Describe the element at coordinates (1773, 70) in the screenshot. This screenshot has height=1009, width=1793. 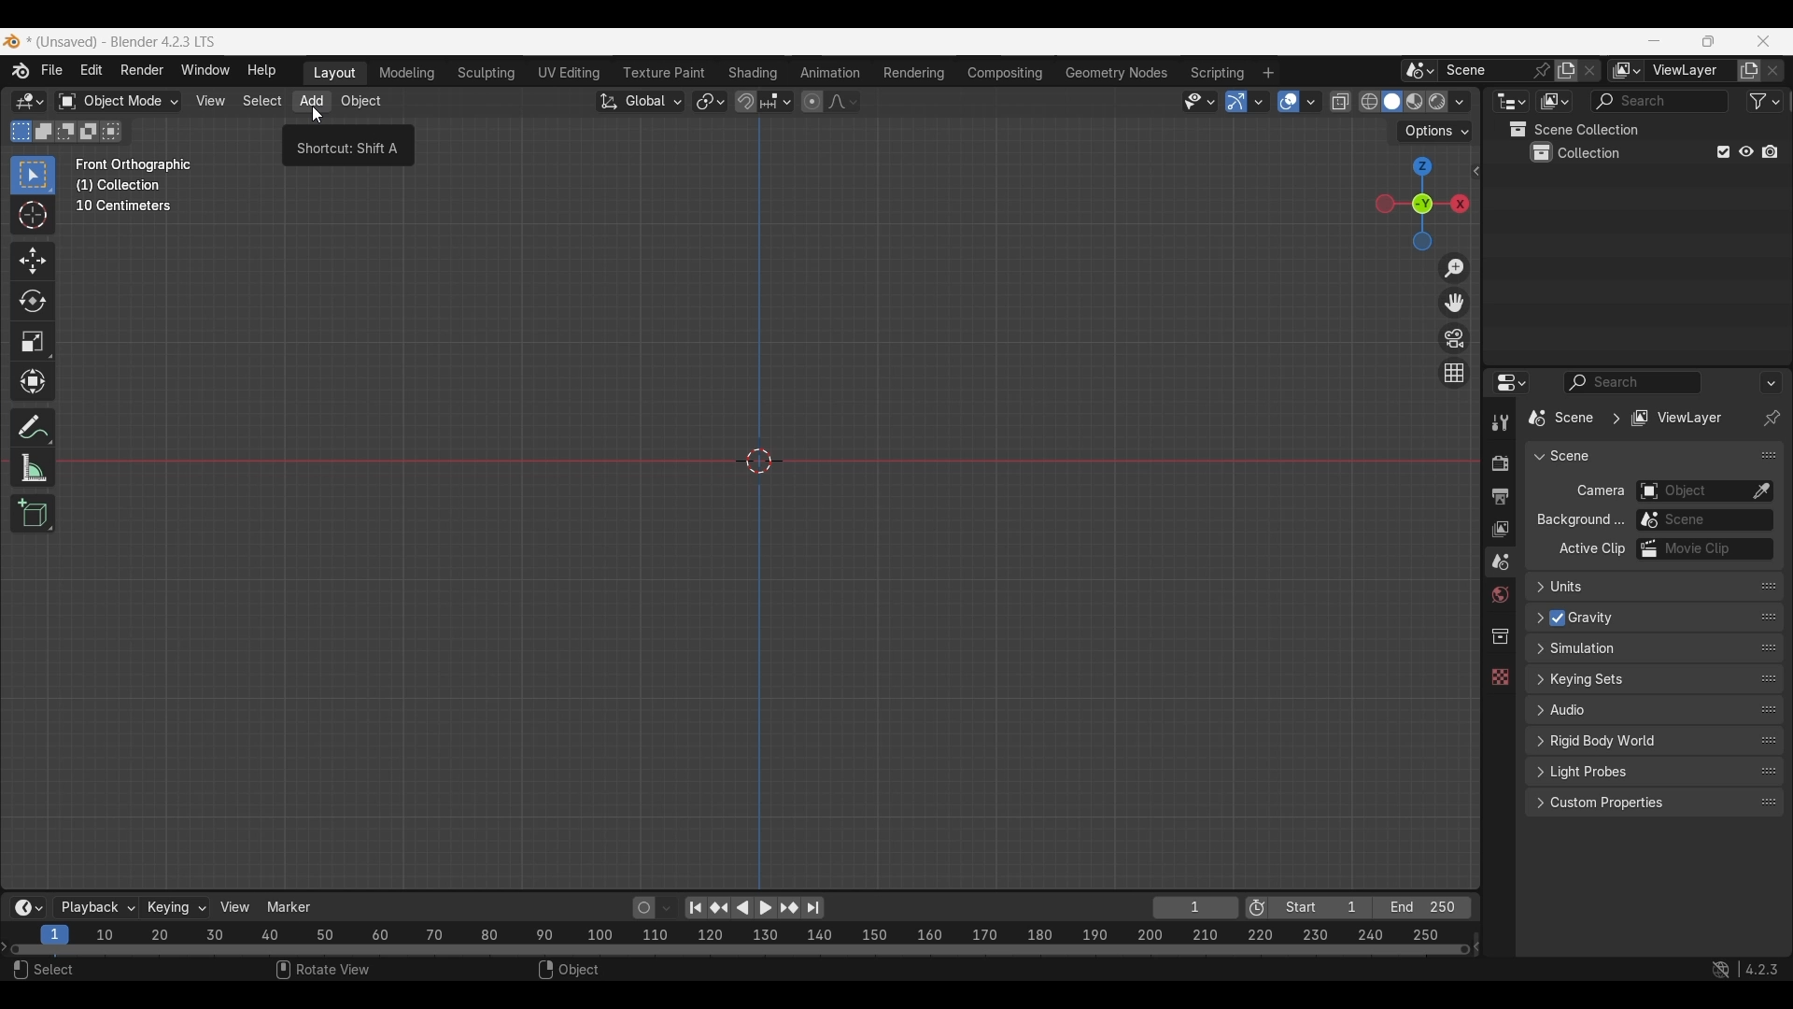
I see `Remove view layer` at that location.